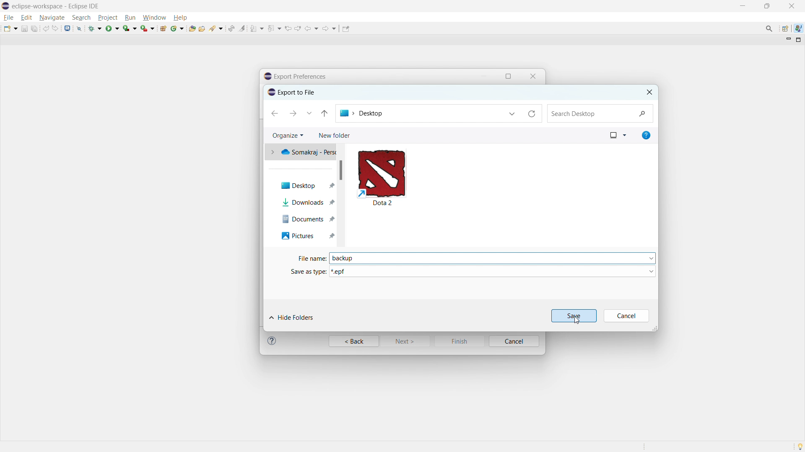 Image resolution: width=805 pixels, height=452 pixels. Describe the element at coordinates (79, 28) in the screenshot. I see `skip all breakpoints` at that location.